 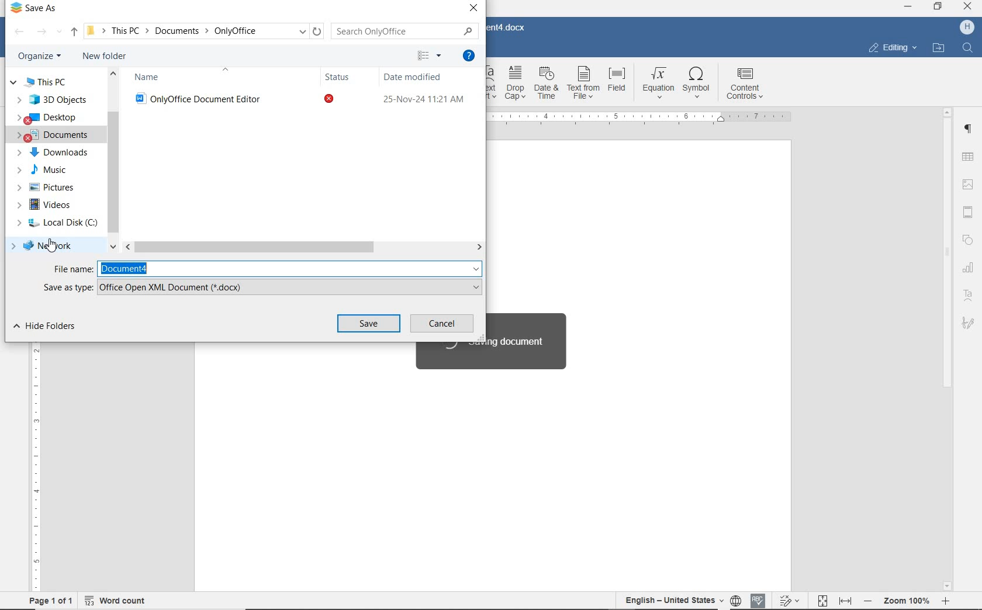 I want to click on local disk (C), so click(x=56, y=222).